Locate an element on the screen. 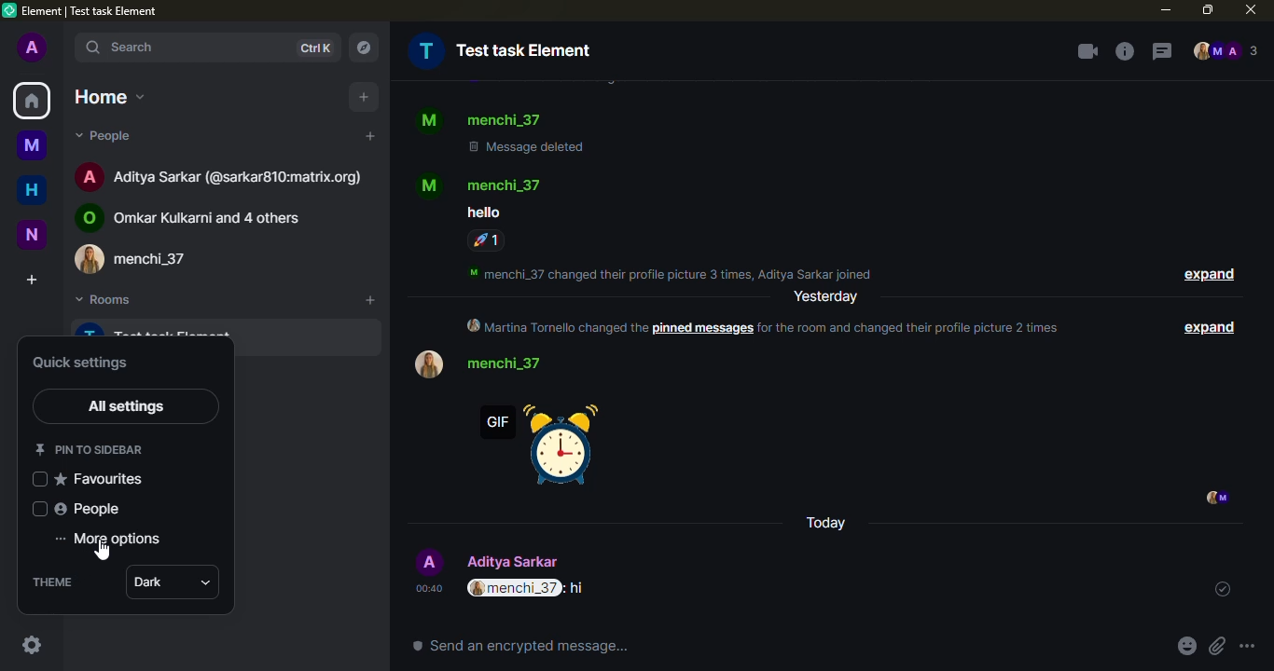  dark is located at coordinates (156, 583).